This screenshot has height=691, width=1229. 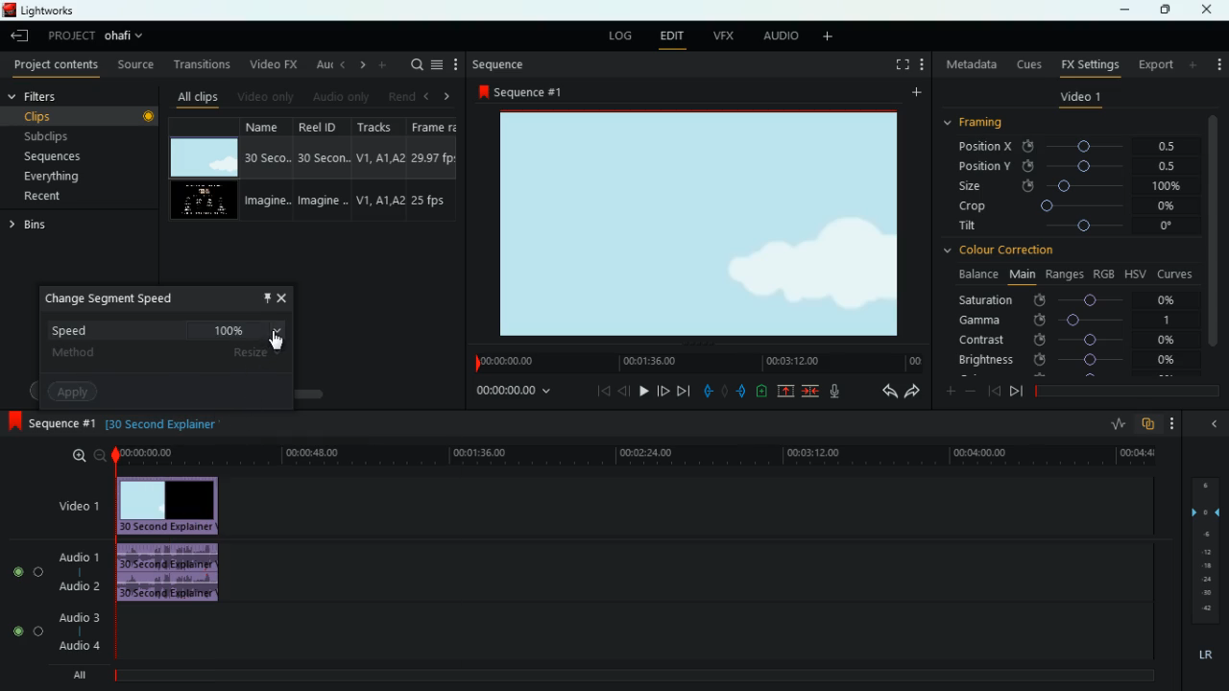 I want to click on fx settings, so click(x=1088, y=64).